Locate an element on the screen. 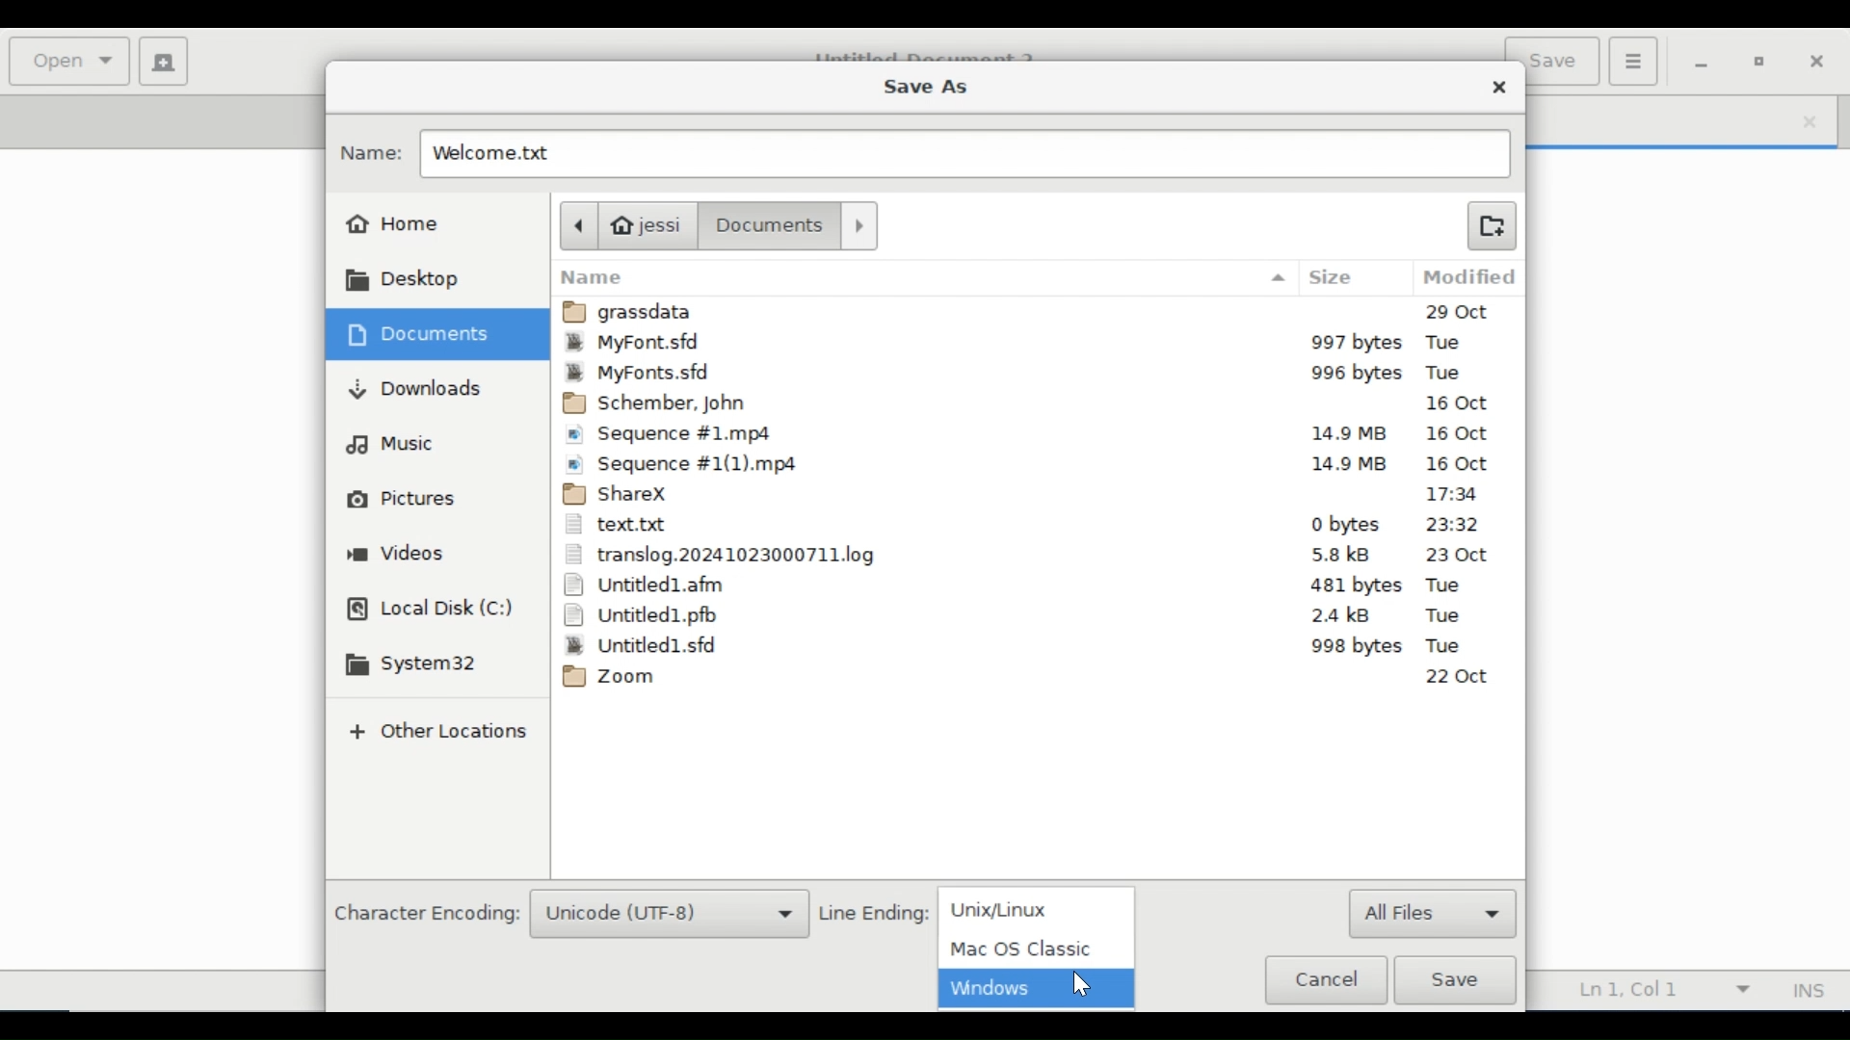 The width and height of the screenshot is (1850, 1040). Save As is located at coordinates (922, 89).